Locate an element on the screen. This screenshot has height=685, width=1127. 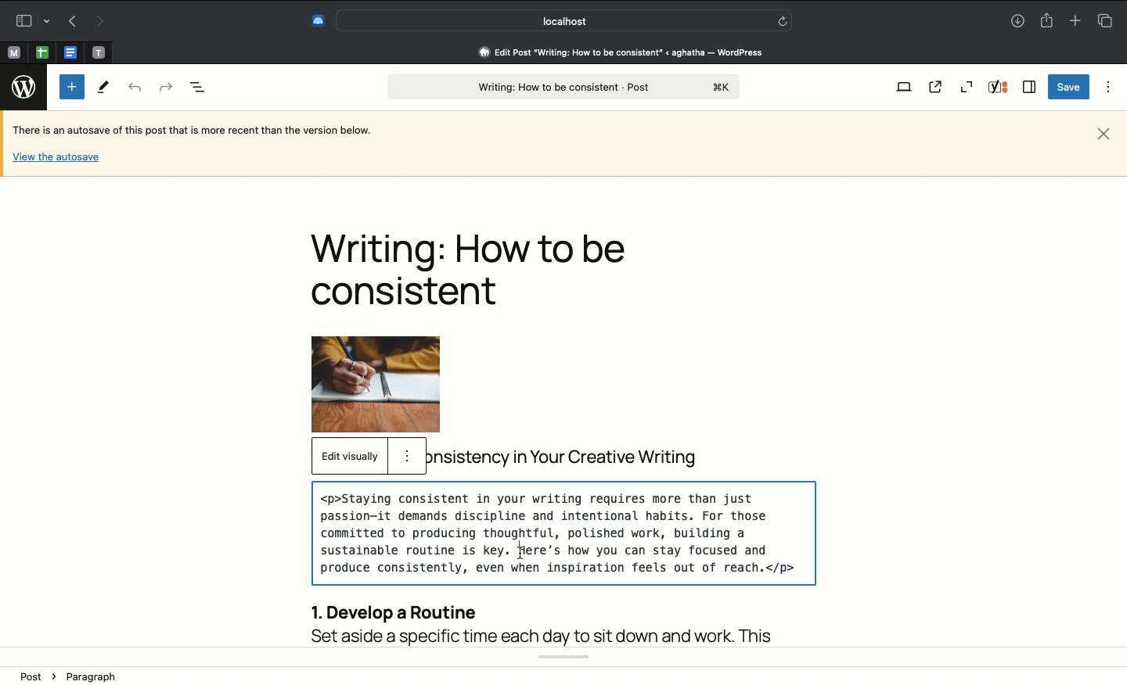
Undo is located at coordinates (135, 88).